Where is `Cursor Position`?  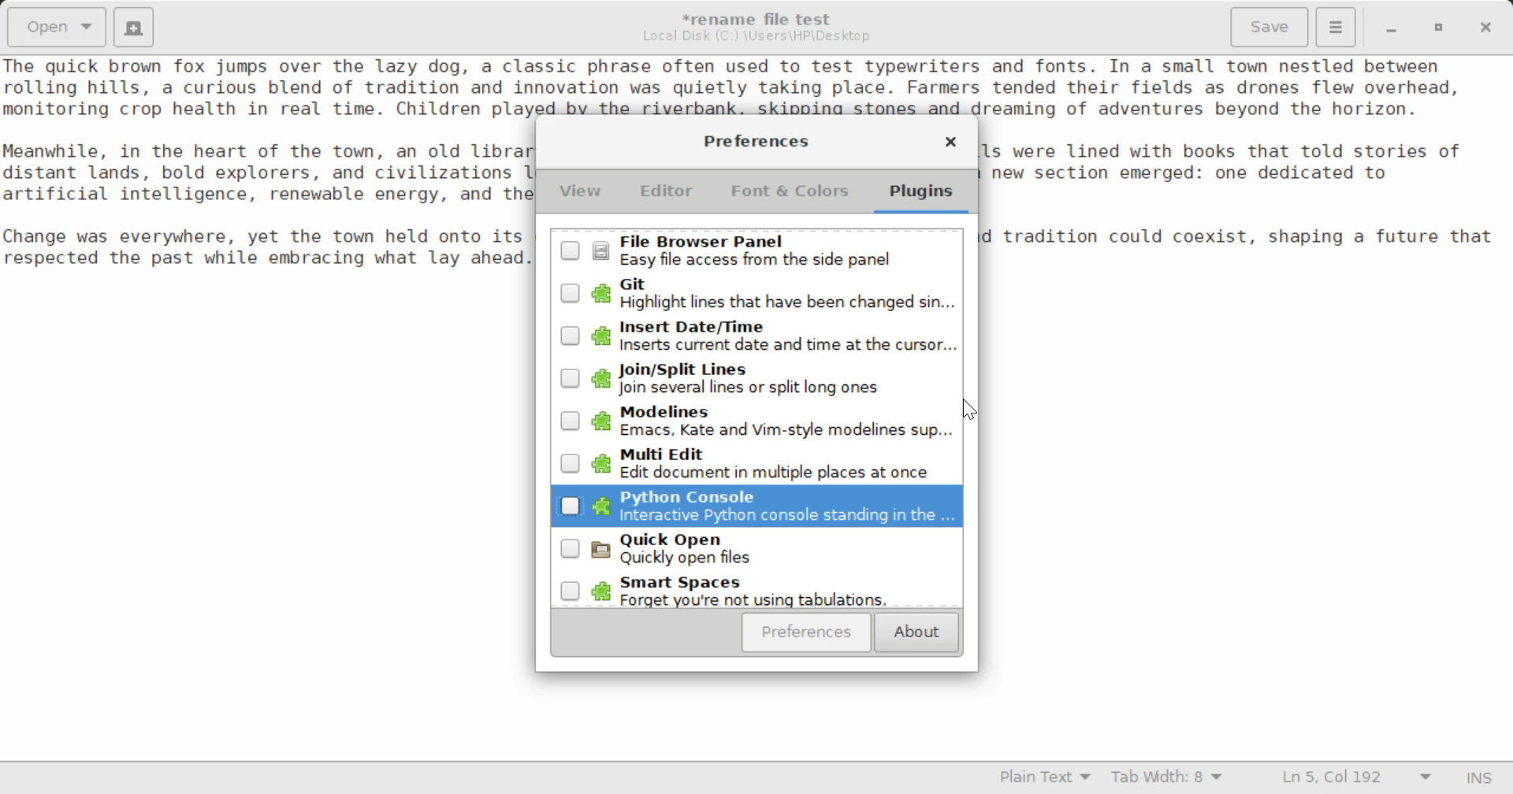
Cursor Position is located at coordinates (972, 412).